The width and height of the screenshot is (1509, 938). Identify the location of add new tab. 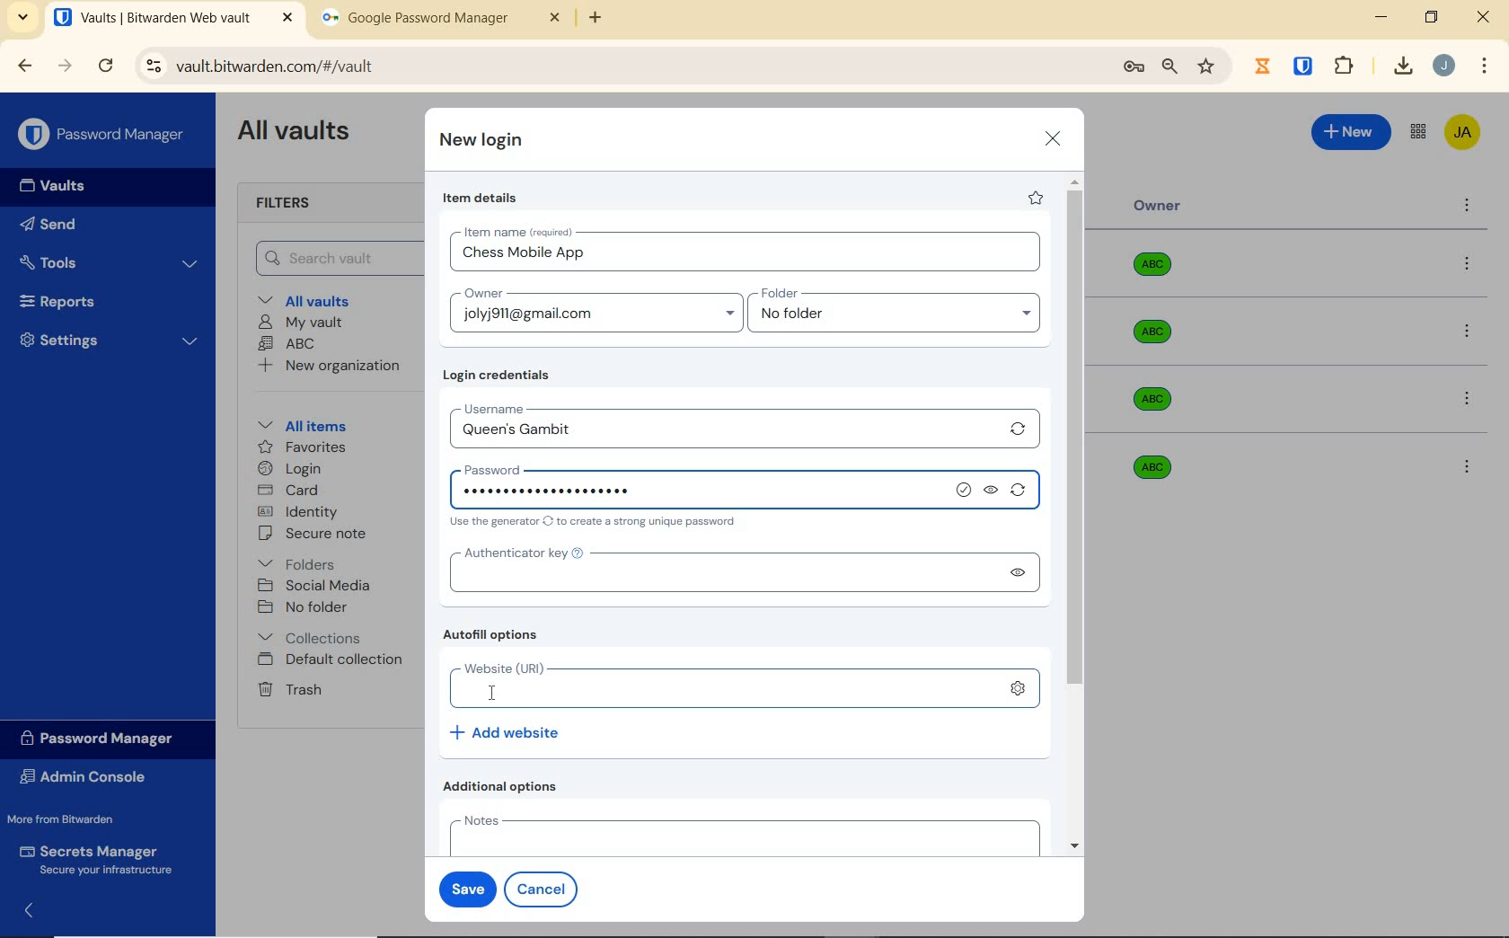
(609, 22).